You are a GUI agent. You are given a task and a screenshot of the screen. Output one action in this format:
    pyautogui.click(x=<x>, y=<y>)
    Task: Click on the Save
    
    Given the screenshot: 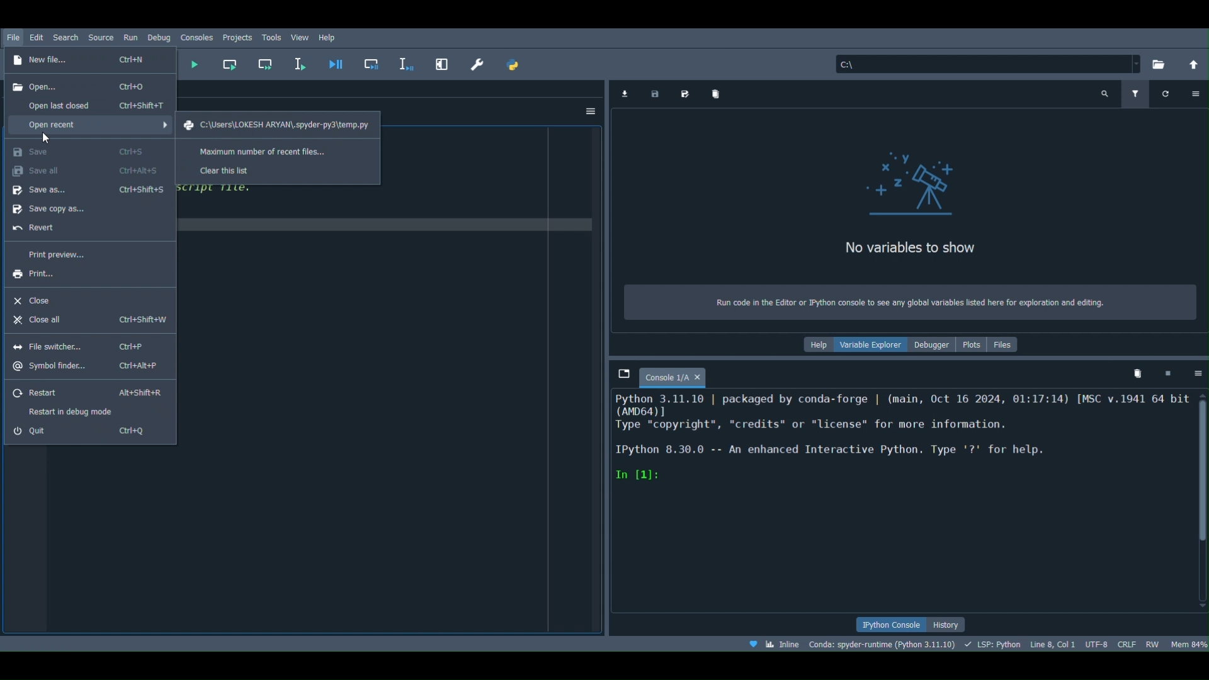 What is the action you would take?
    pyautogui.click(x=87, y=150)
    